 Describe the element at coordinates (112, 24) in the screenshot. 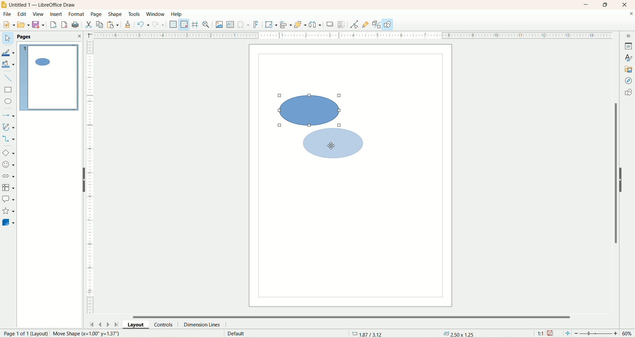

I see `paste` at that location.